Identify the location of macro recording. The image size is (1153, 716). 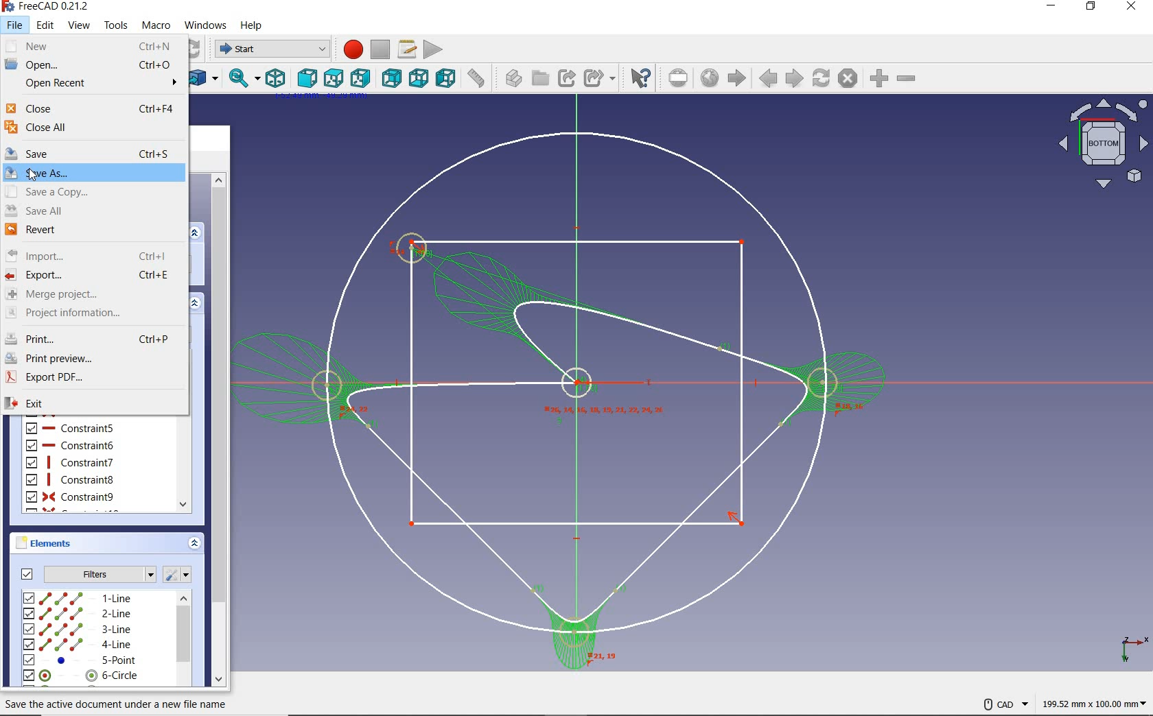
(349, 48).